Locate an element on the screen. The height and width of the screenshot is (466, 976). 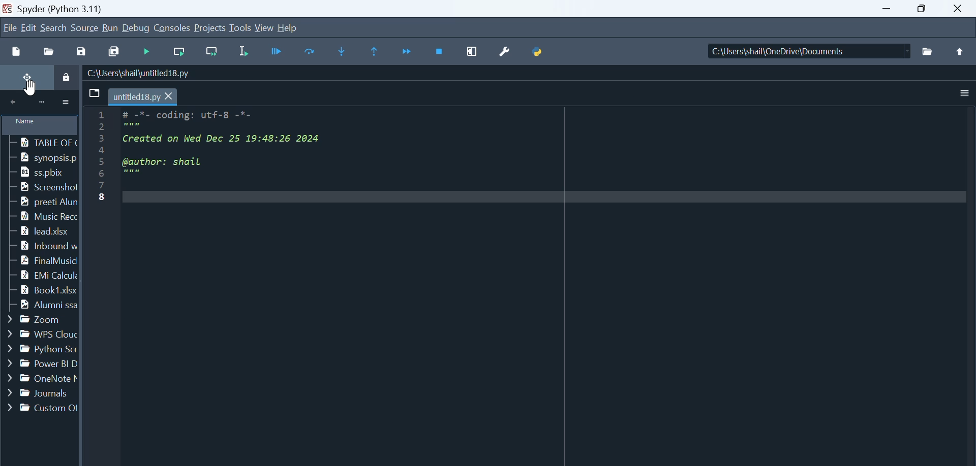
Music Rec.. is located at coordinates (37, 216).